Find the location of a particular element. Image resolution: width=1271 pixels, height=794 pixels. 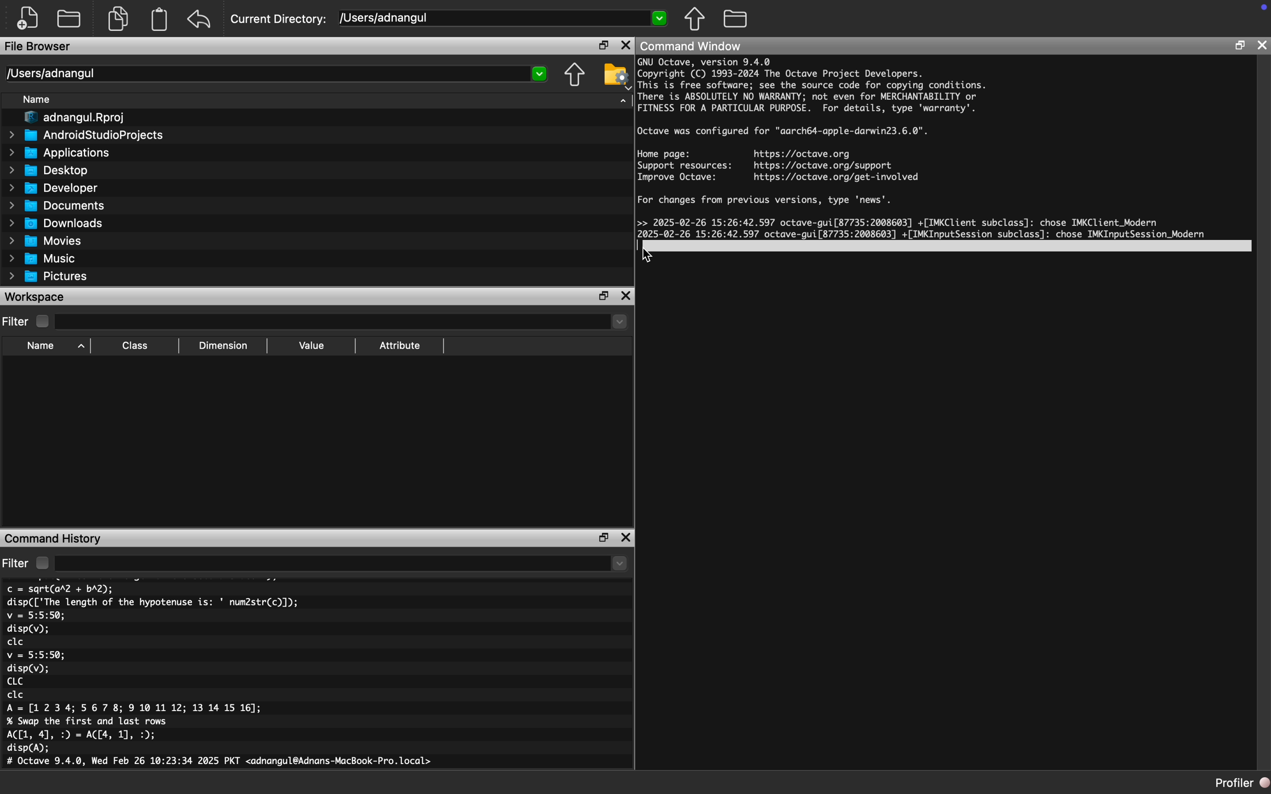

disp(v); is located at coordinates (28, 668).